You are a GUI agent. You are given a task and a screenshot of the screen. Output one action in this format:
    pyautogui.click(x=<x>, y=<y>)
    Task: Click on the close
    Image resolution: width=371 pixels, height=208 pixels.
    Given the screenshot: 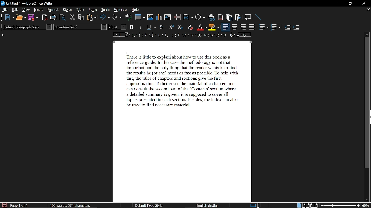 What is the action you would take?
    pyautogui.click(x=363, y=3)
    